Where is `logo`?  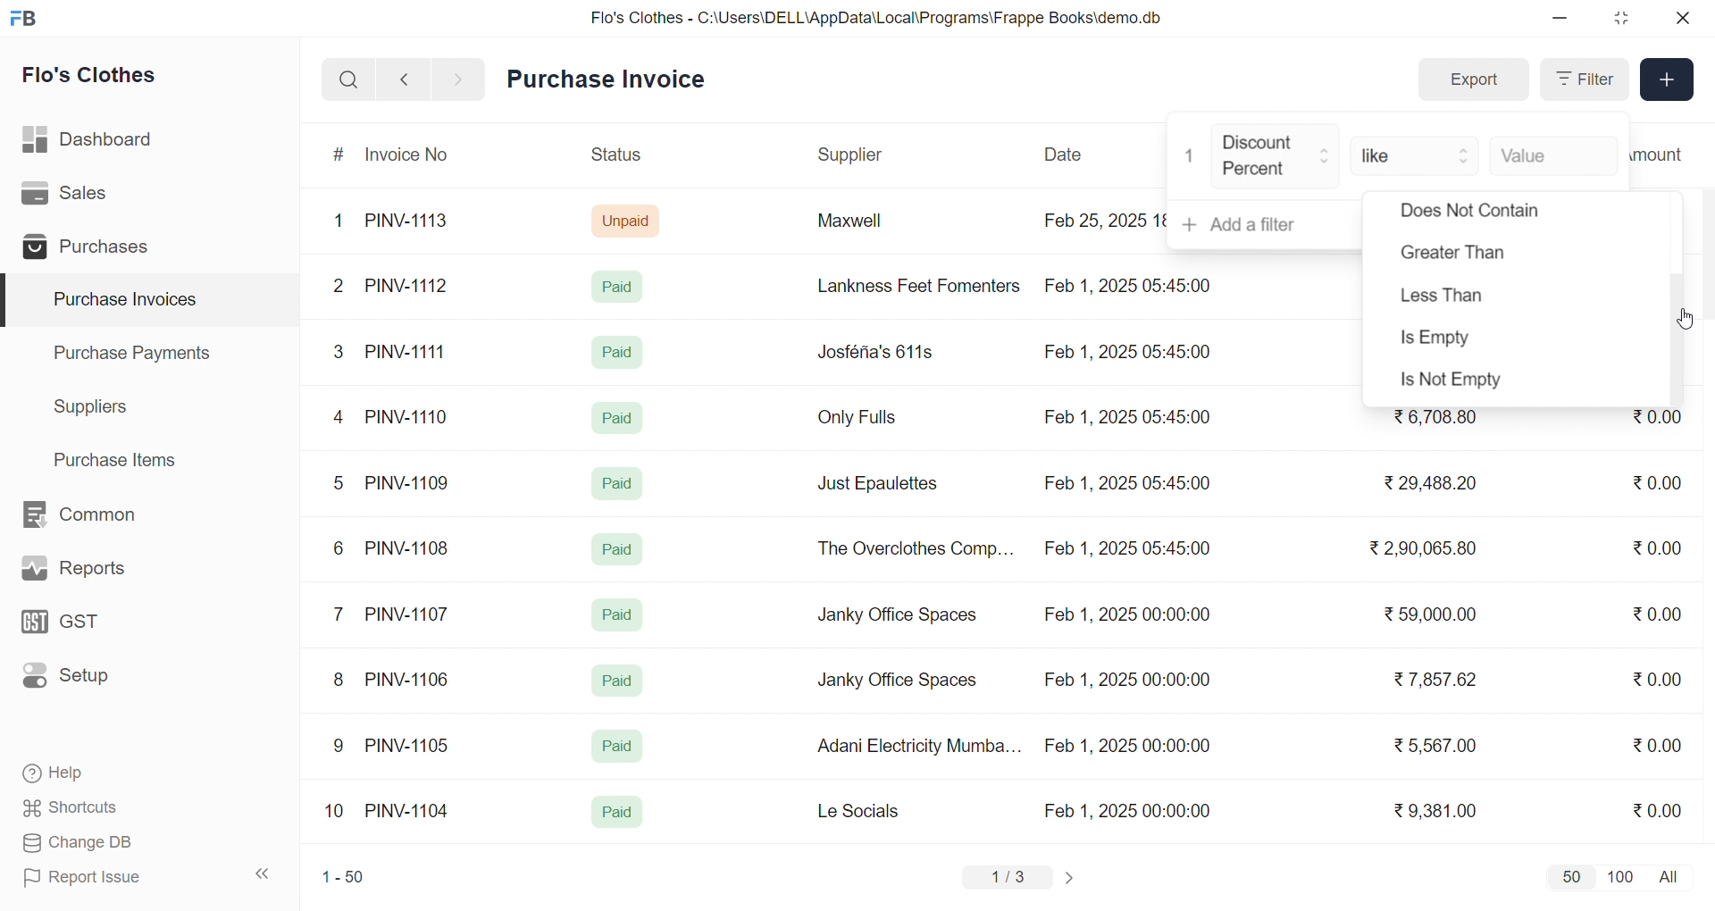
logo is located at coordinates (28, 20).